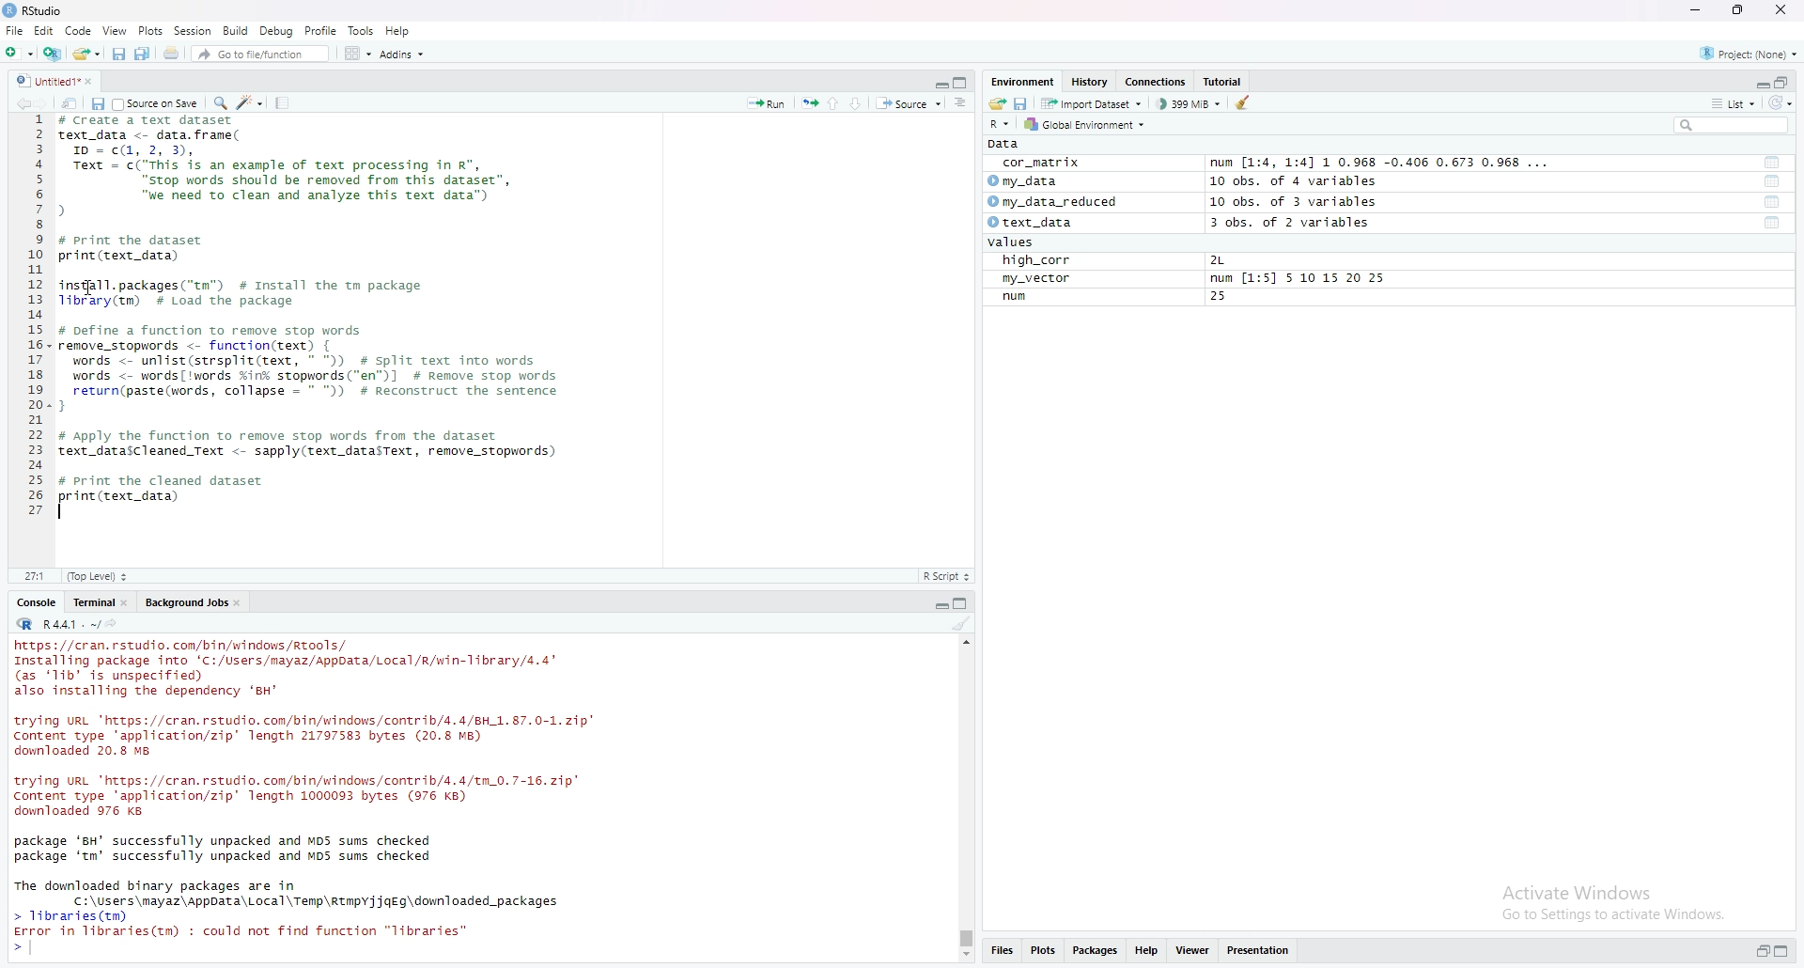  What do you see at coordinates (1044, 951) in the screenshot?
I see `plots` at bounding box center [1044, 951].